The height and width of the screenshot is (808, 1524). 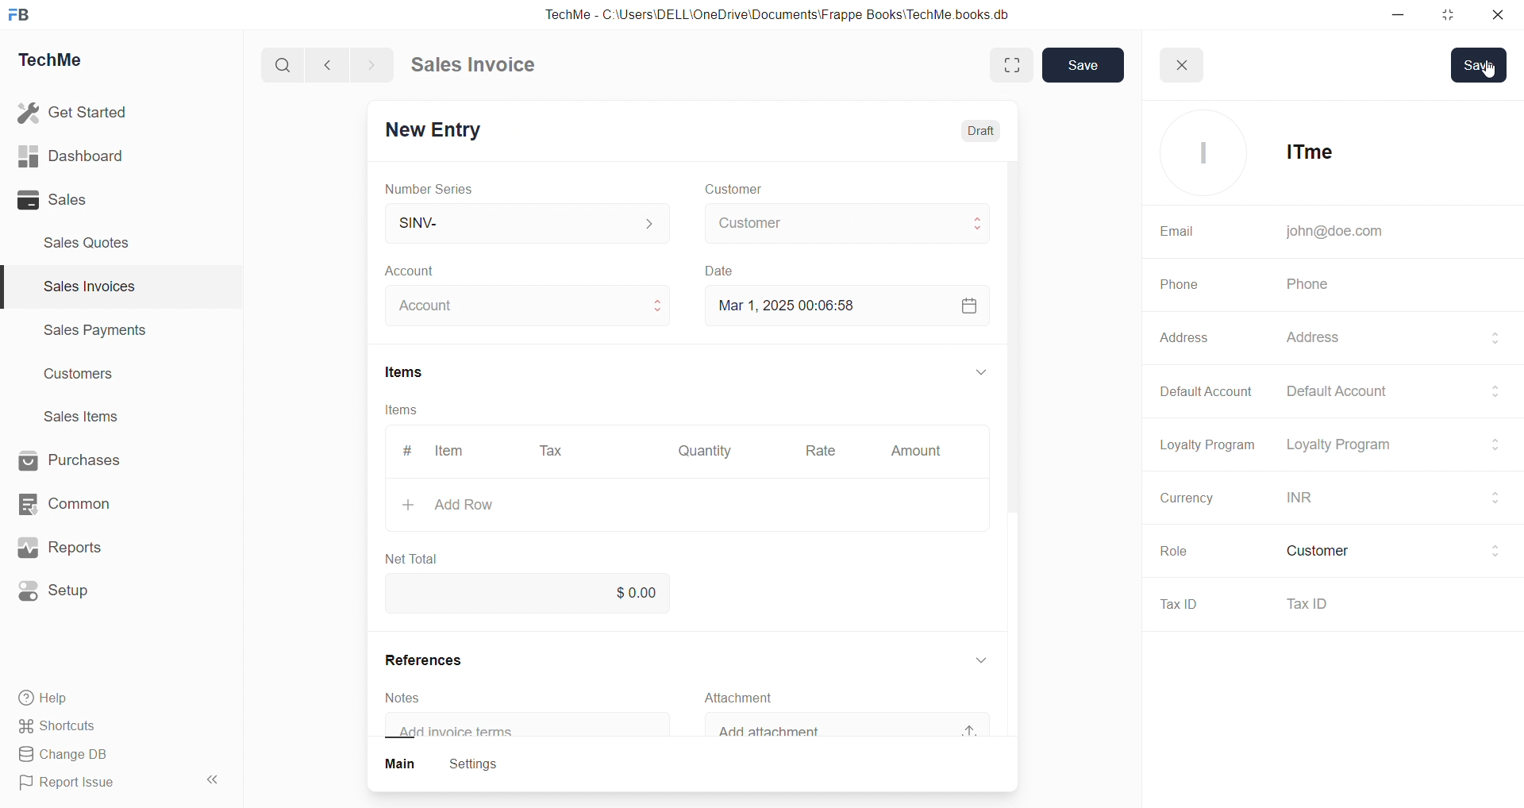 What do you see at coordinates (1385, 337) in the screenshot?
I see `Address` at bounding box center [1385, 337].